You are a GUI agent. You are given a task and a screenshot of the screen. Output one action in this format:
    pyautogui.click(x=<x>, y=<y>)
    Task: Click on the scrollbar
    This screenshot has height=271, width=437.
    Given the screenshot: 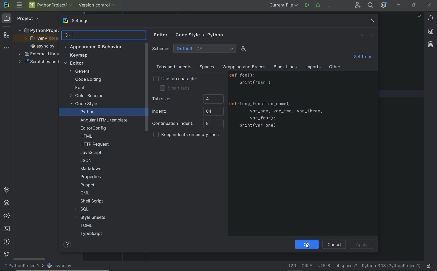 What is the action you would take?
    pyautogui.click(x=146, y=88)
    